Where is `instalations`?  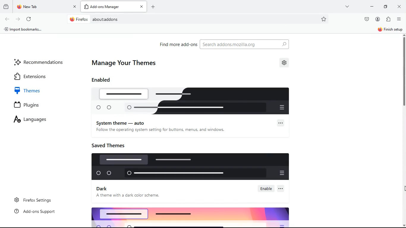
instalations is located at coordinates (388, 20).